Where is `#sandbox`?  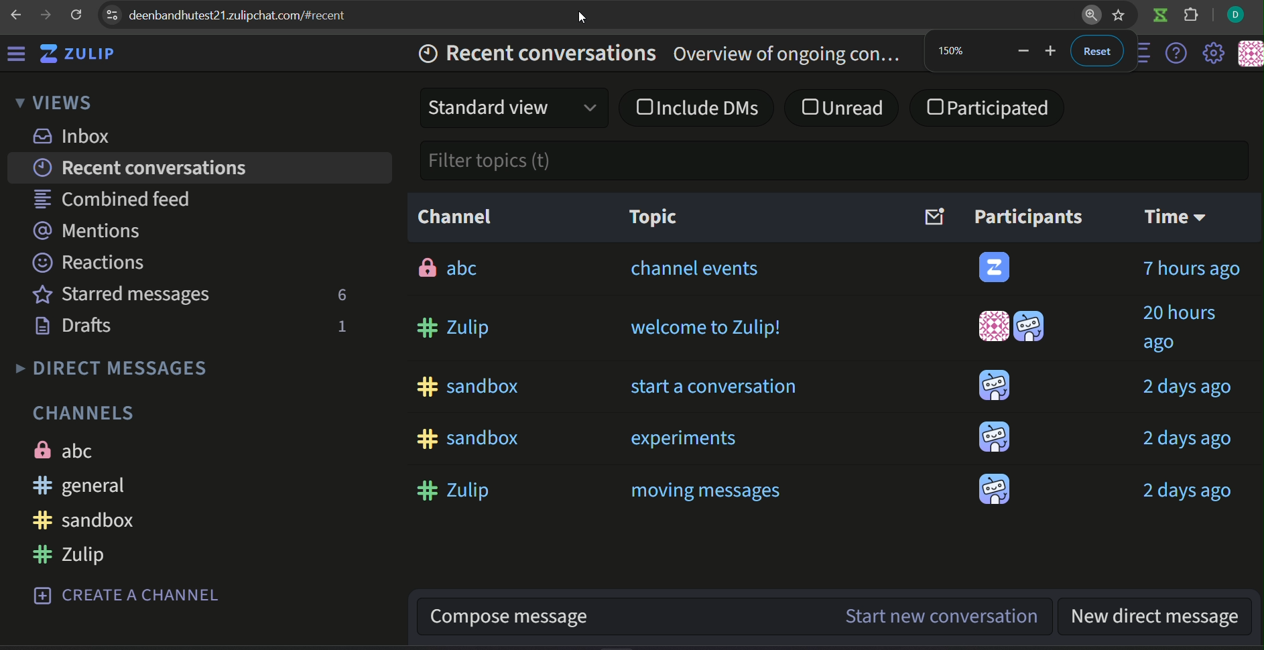 #sandbox is located at coordinates (85, 519).